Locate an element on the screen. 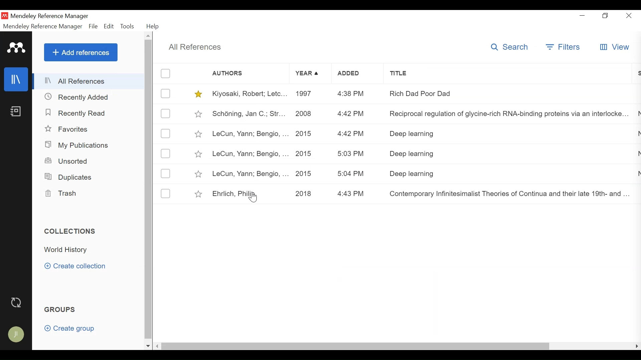 The image size is (641, 360). (un)select is located at coordinates (167, 134).